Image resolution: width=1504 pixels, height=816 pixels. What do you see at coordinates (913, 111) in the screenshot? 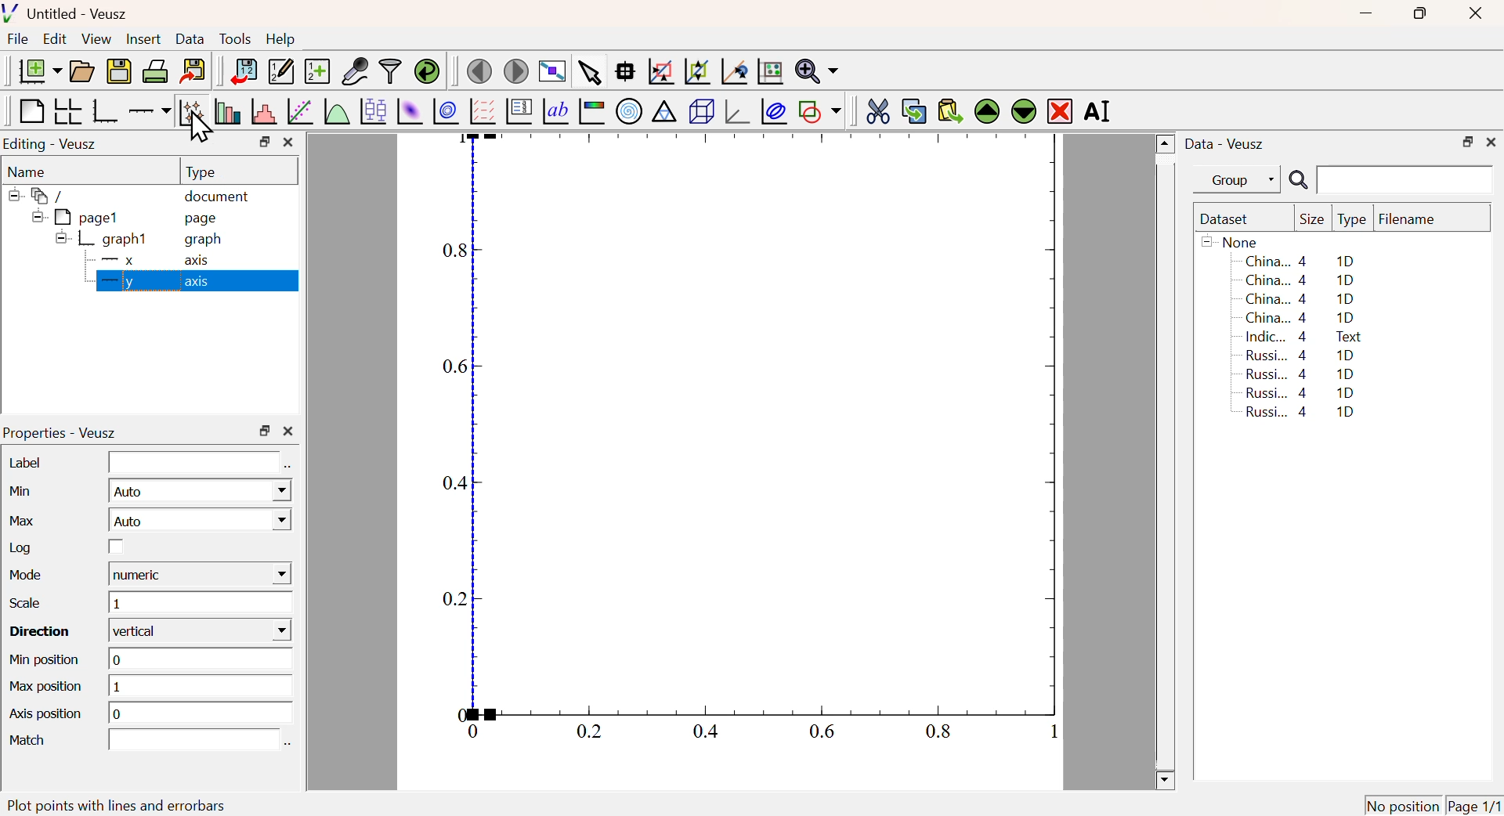
I see `Copy` at bounding box center [913, 111].